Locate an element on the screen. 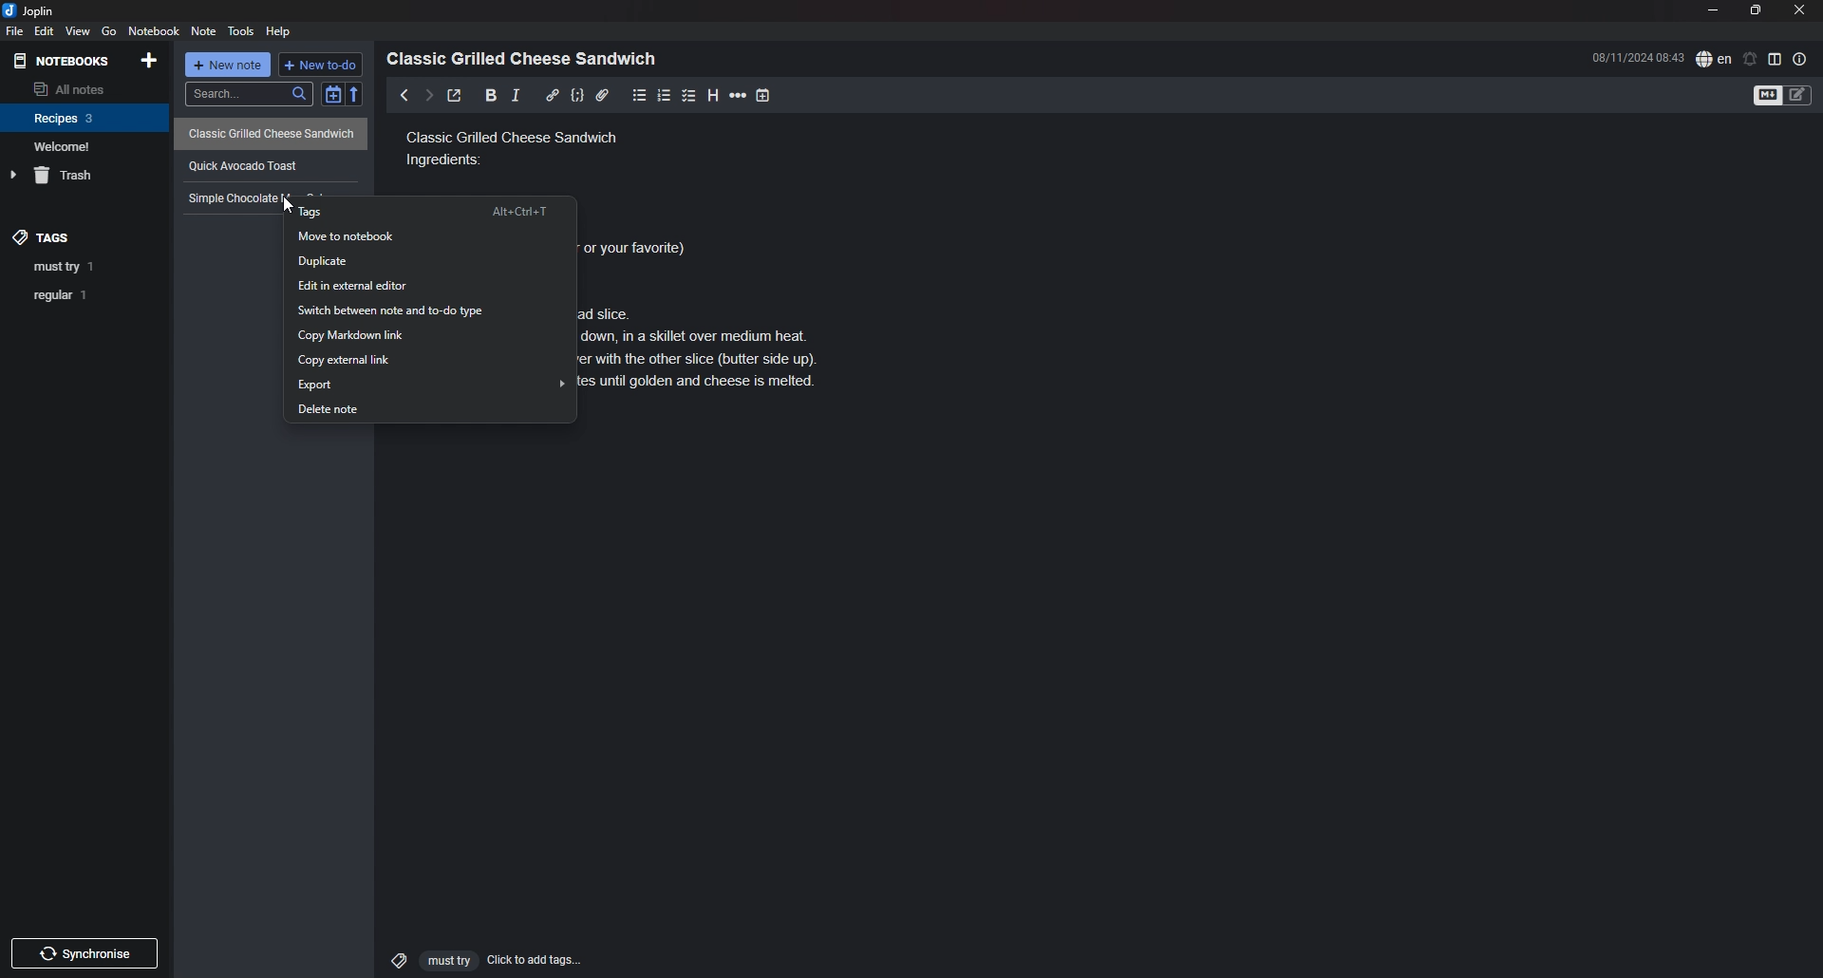  Edit in external editor is located at coordinates (430, 287).